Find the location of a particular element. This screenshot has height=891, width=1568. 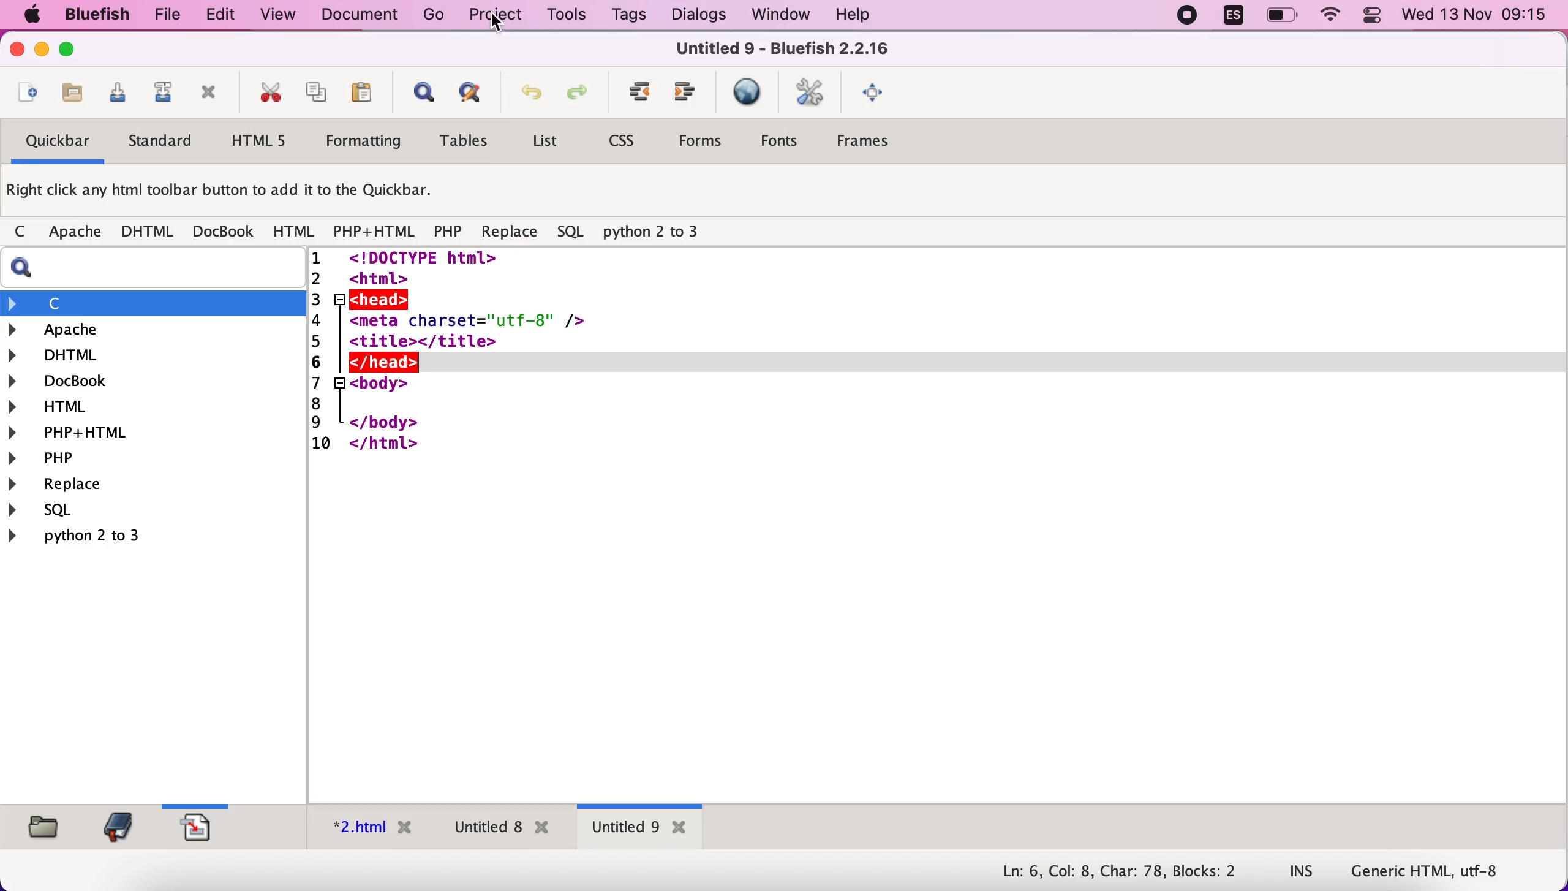

edit preferences is located at coordinates (812, 94).